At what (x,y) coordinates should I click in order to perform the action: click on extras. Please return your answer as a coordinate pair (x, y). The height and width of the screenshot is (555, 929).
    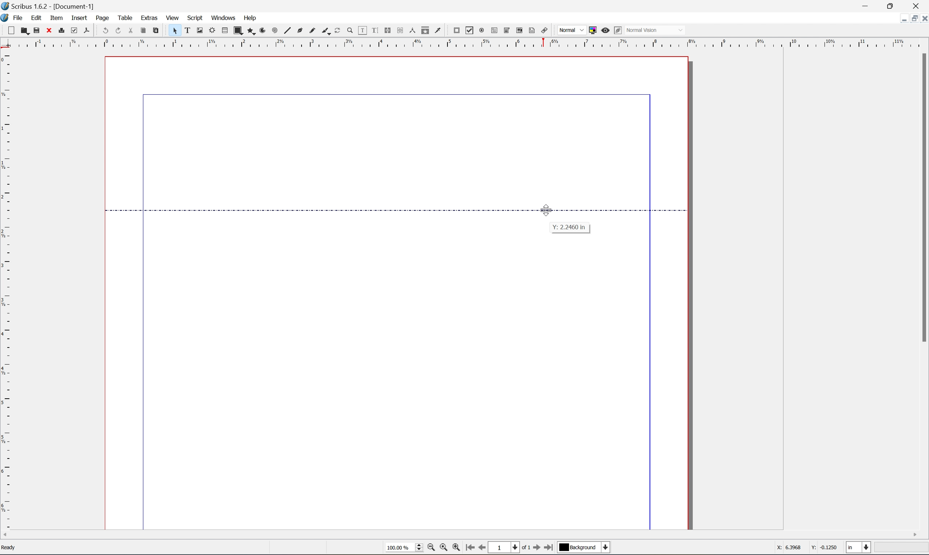
    Looking at the image, I should click on (145, 17).